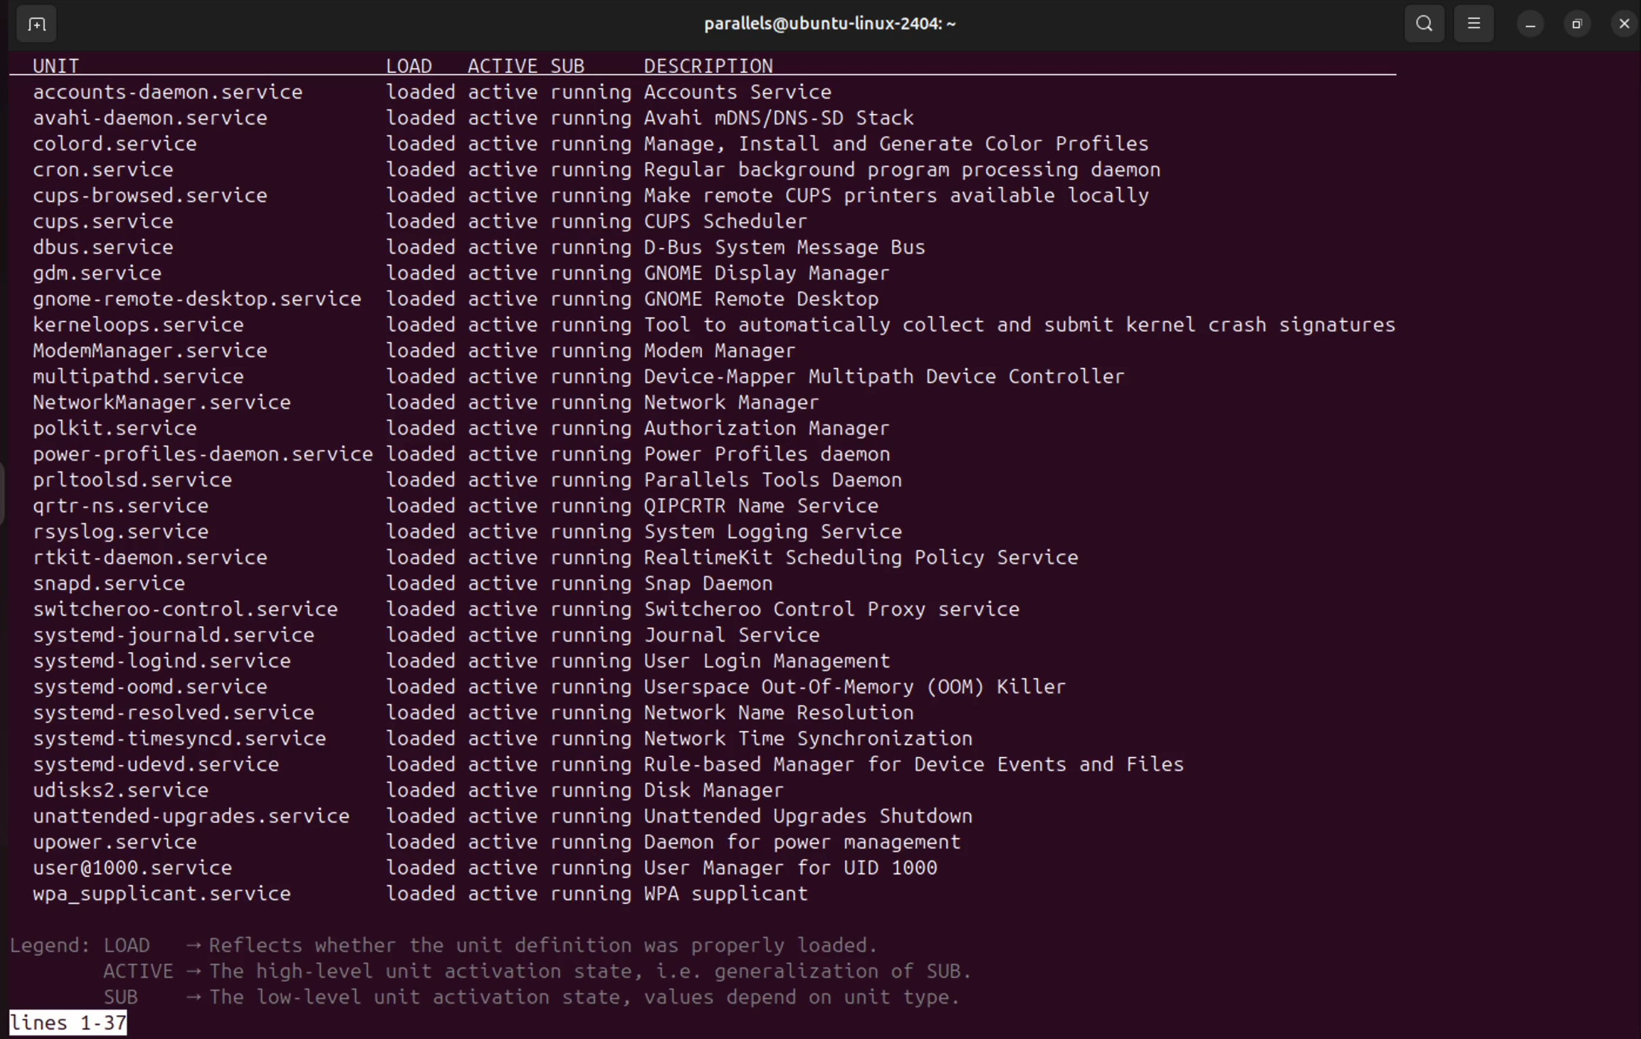  I want to click on polkt service, so click(183, 429).